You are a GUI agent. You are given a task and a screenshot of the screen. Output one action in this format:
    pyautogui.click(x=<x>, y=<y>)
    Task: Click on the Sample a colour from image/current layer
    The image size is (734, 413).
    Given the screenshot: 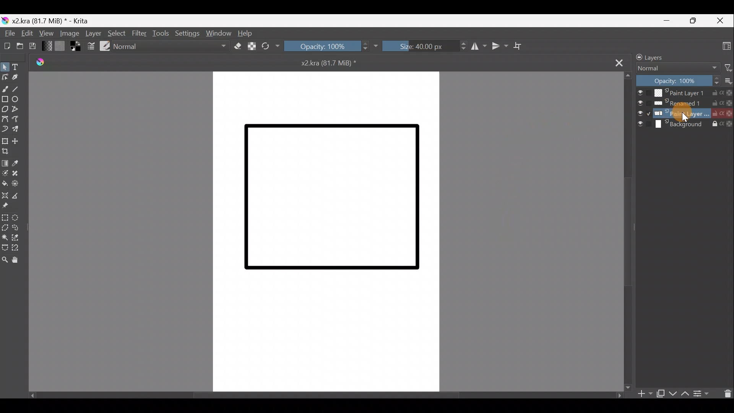 What is the action you would take?
    pyautogui.click(x=19, y=163)
    